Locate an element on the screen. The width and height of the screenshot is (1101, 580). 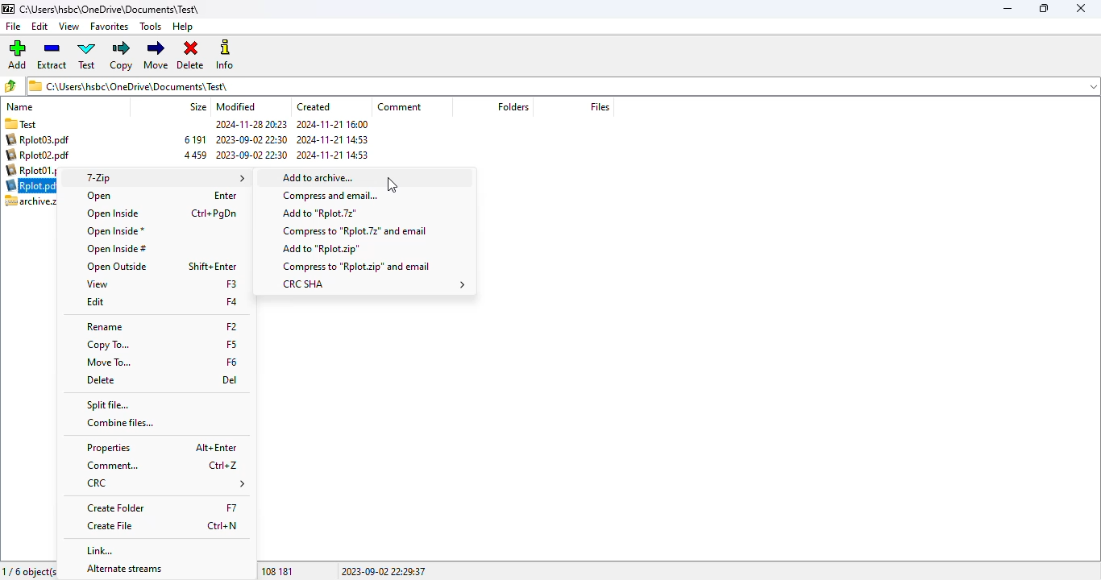
favorites is located at coordinates (110, 27).